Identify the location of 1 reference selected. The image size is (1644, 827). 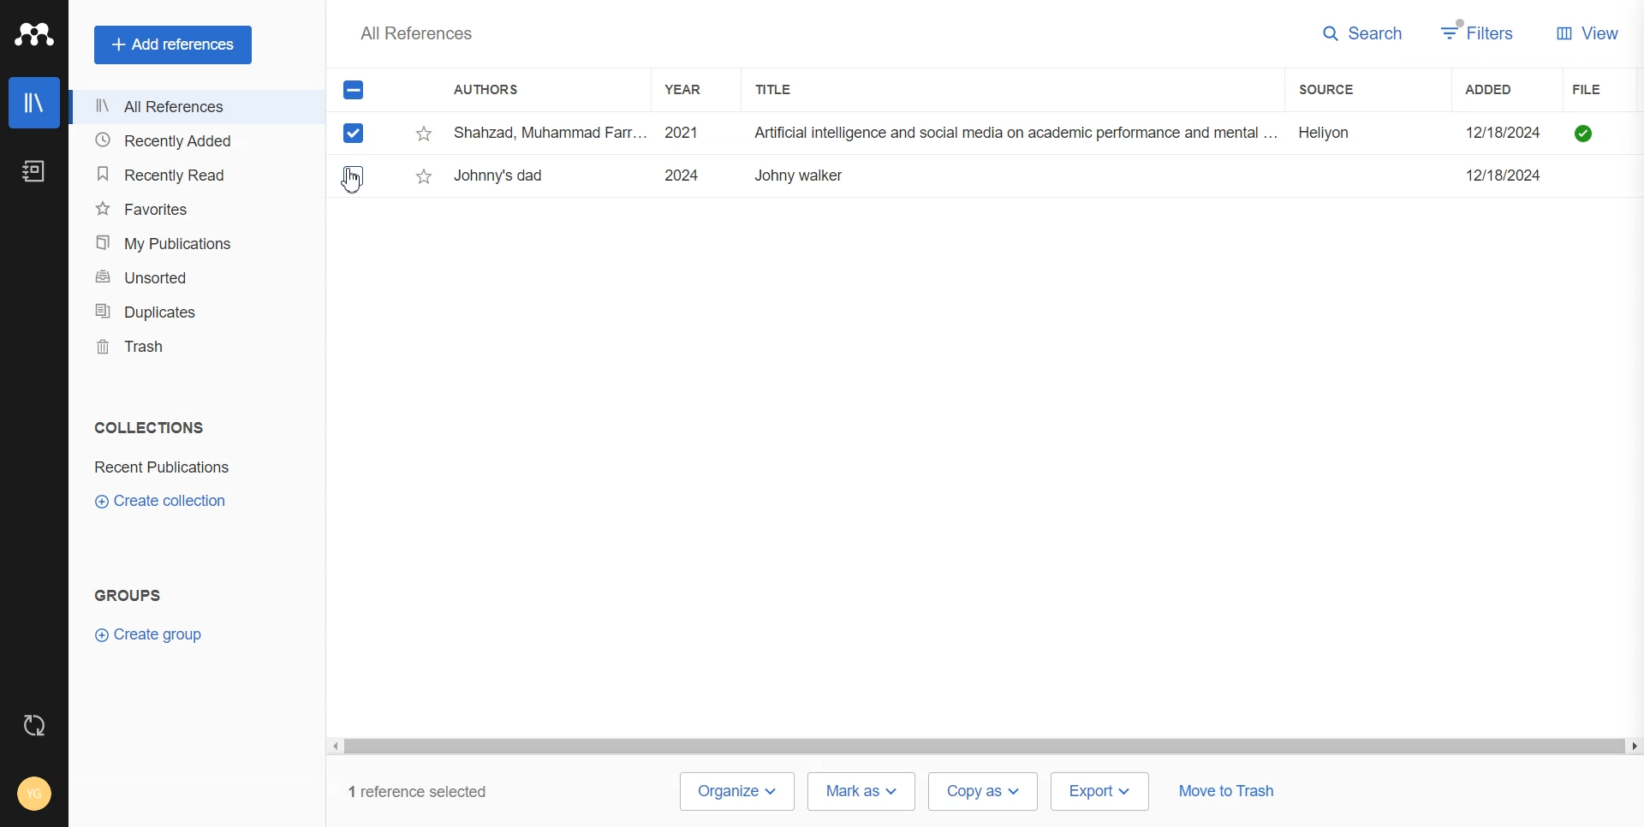
(438, 790).